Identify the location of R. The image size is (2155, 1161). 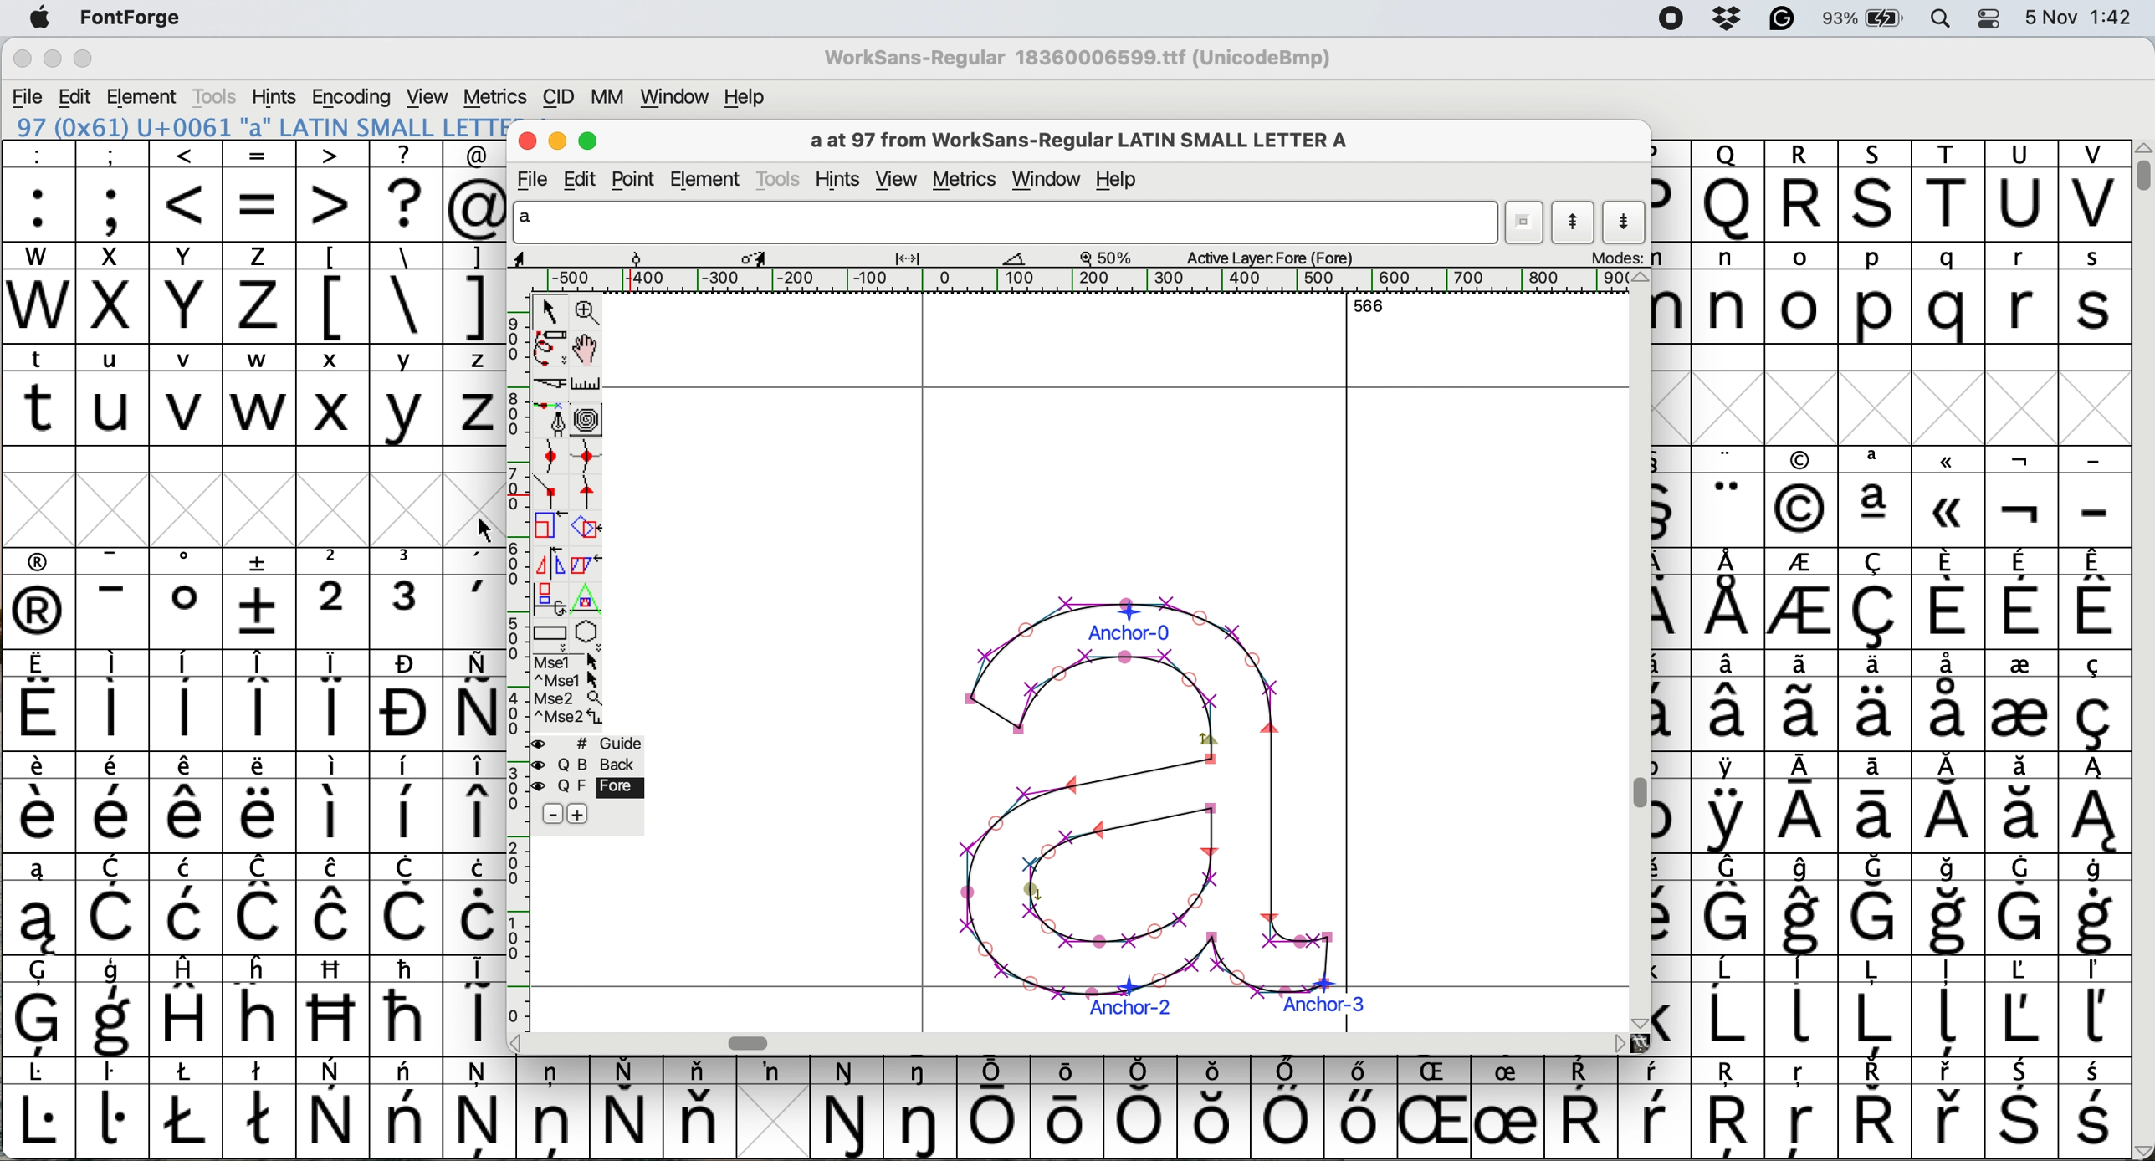
(1801, 192).